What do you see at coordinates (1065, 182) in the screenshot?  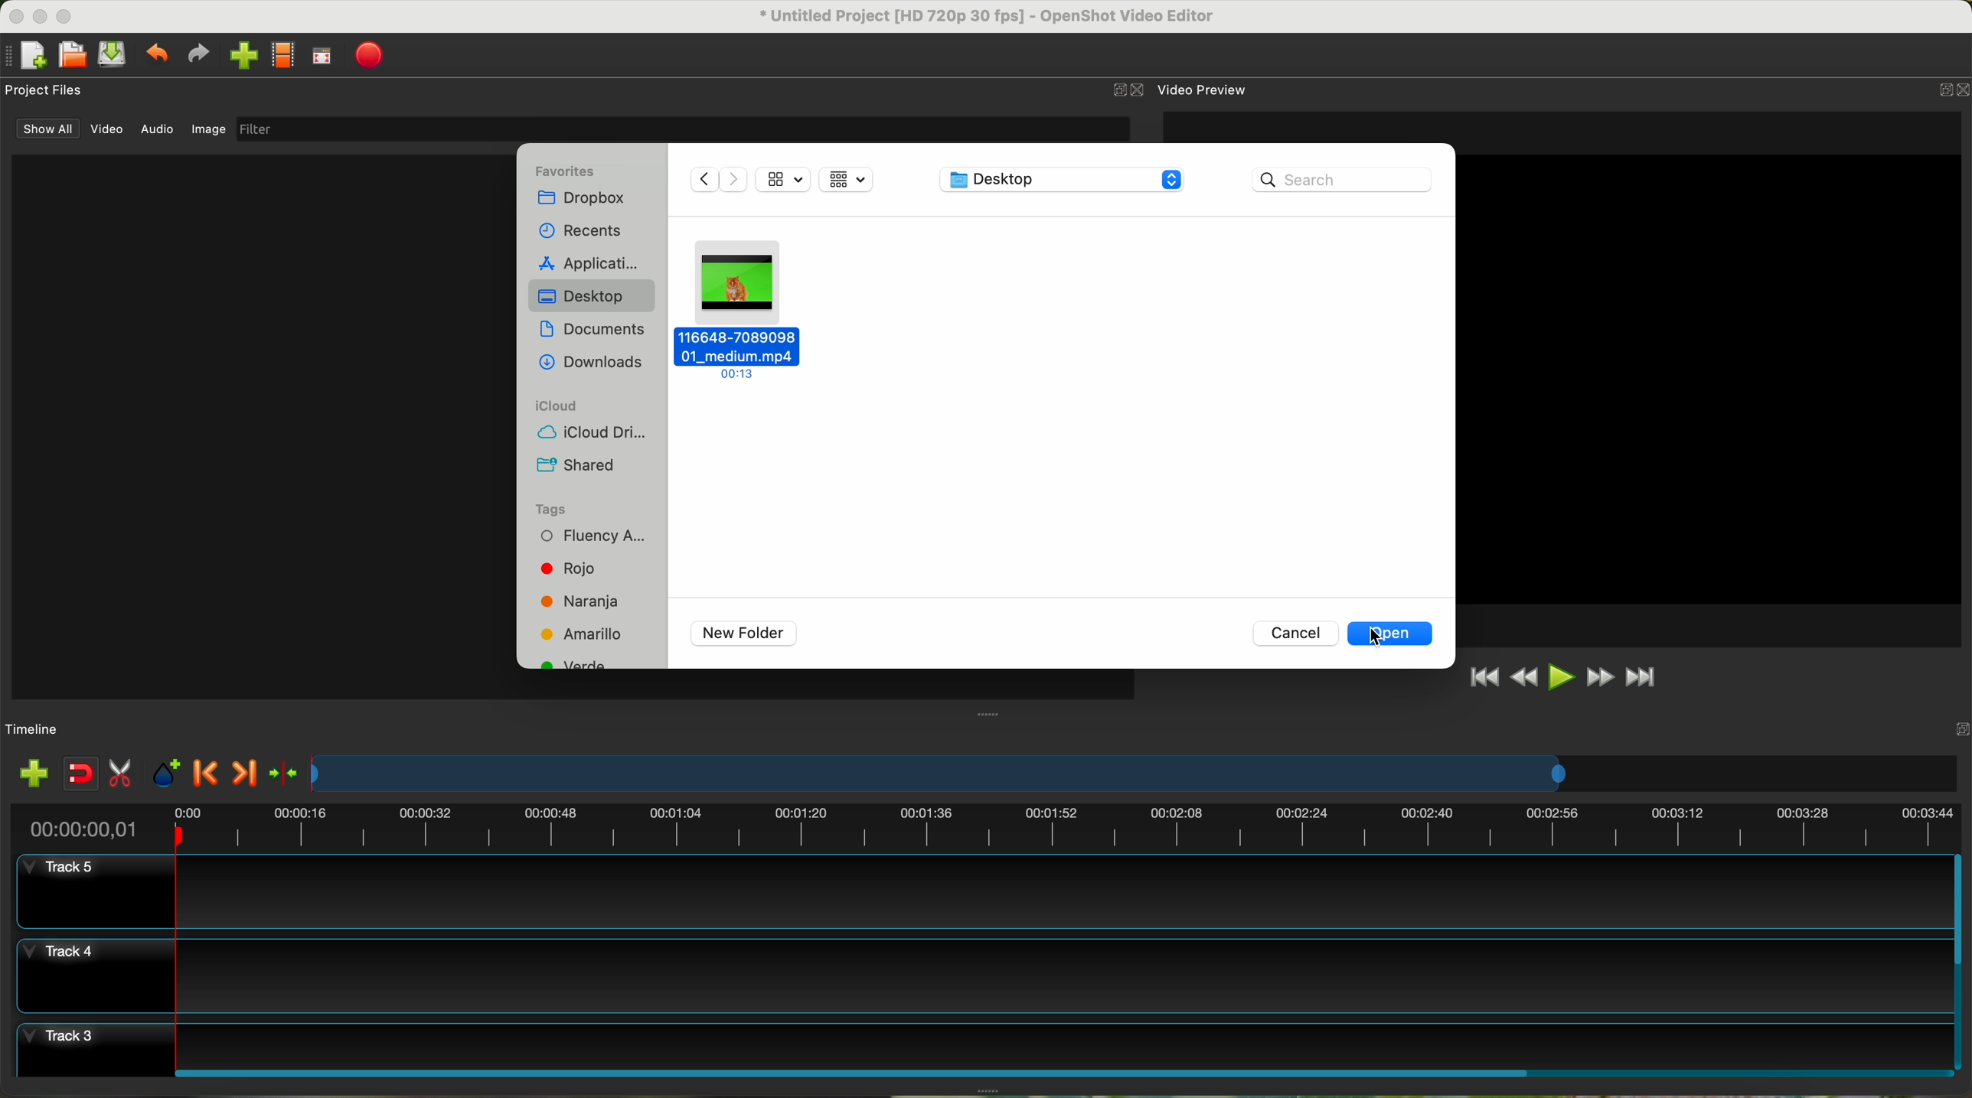 I see `desktop` at bounding box center [1065, 182].